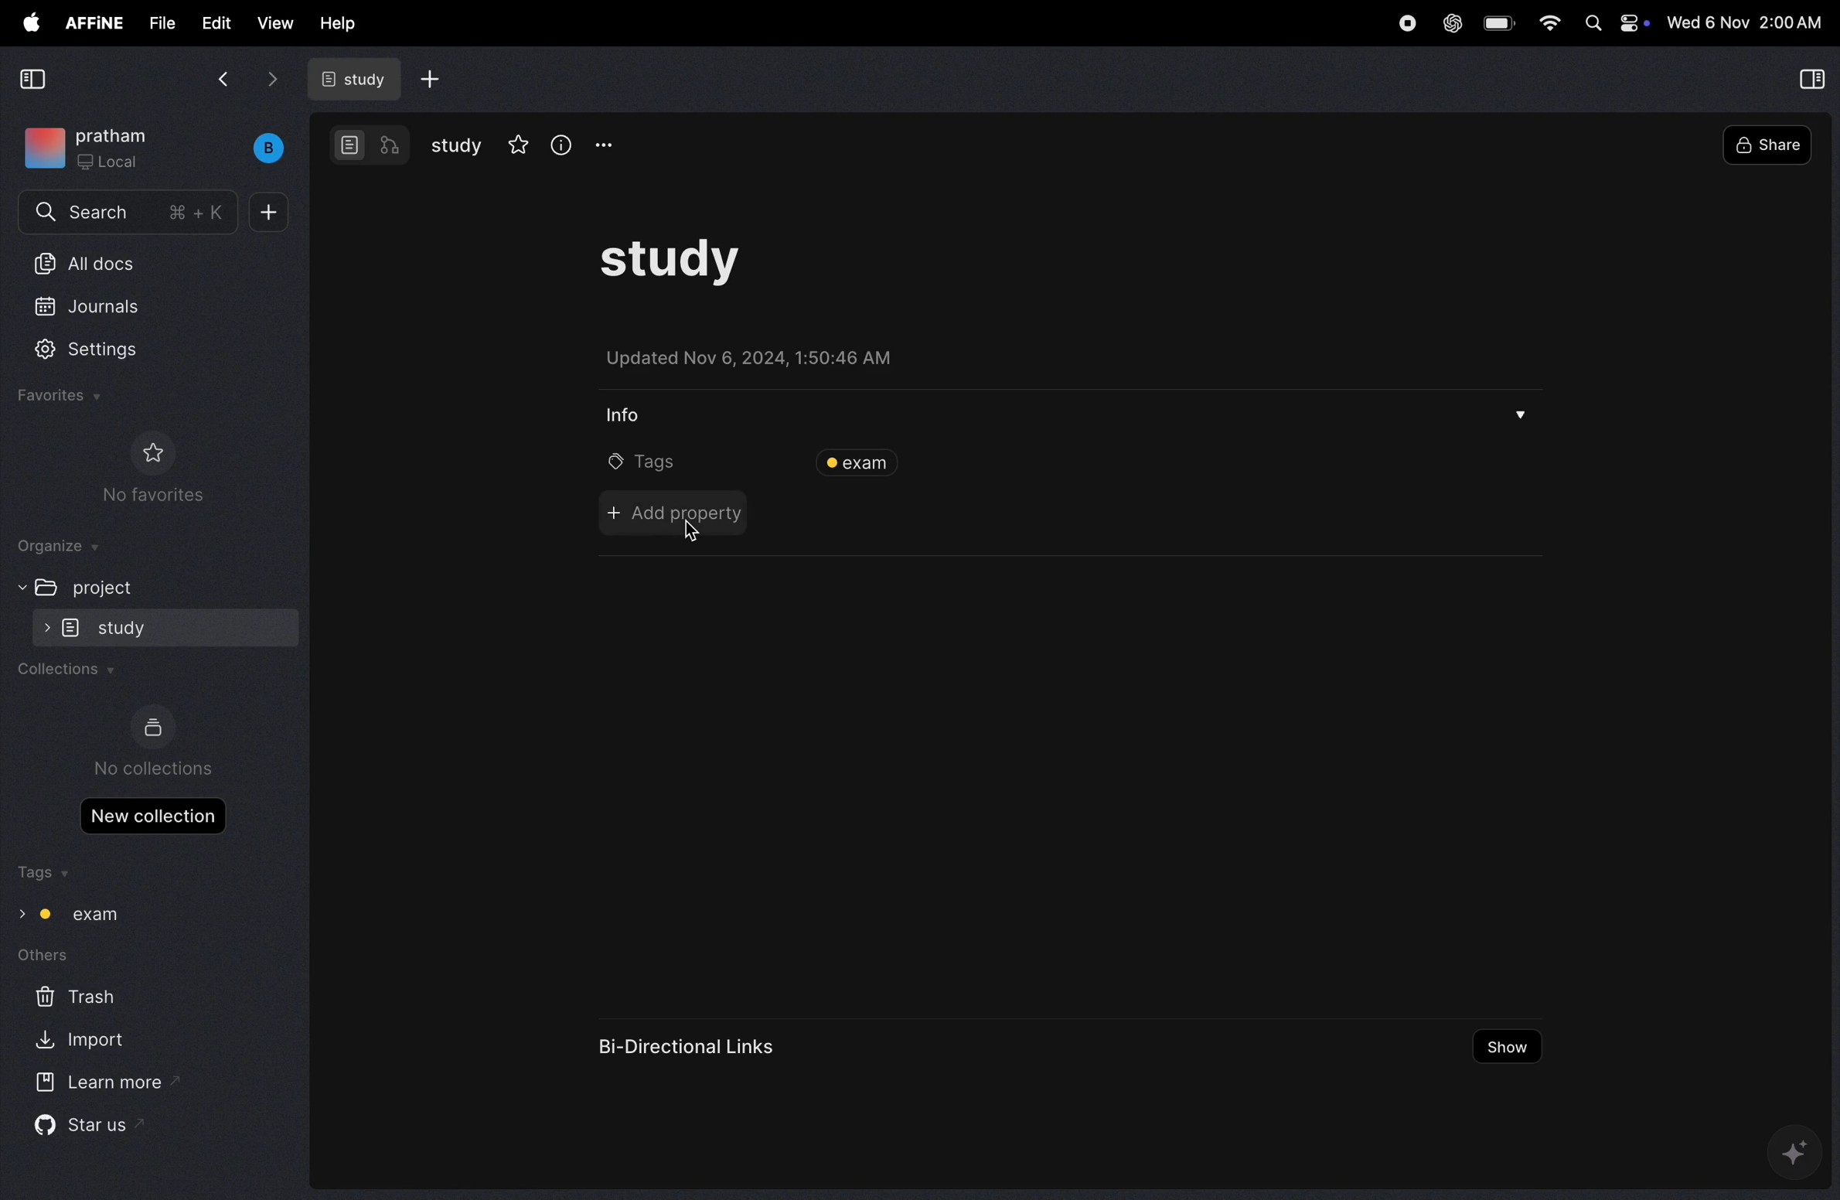 This screenshot has height=1200, width=1840. What do you see at coordinates (520, 145) in the screenshot?
I see `favourites` at bounding box center [520, 145].